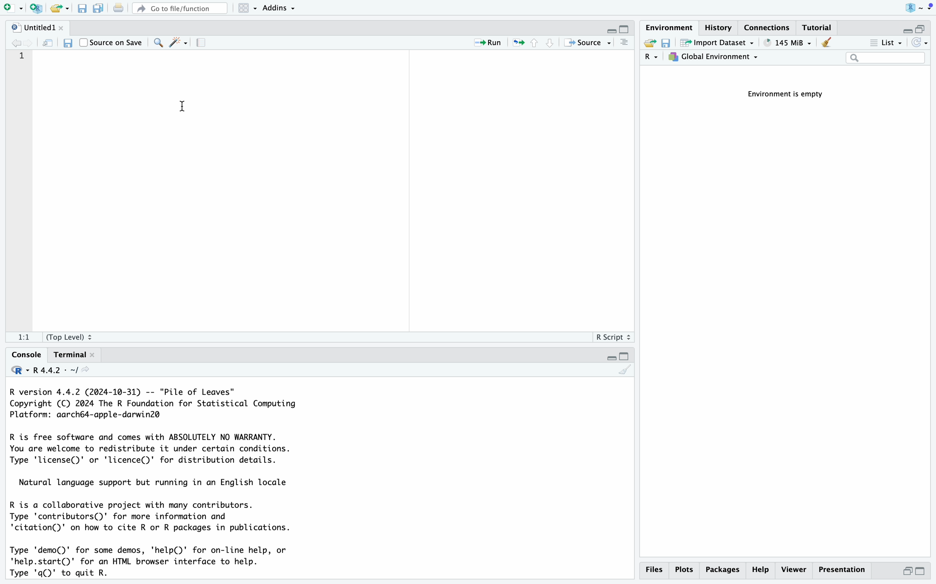 The image size is (936, 584). Describe the element at coordinates (117, 7) in the screenshot. I see `print the current file` at that location.